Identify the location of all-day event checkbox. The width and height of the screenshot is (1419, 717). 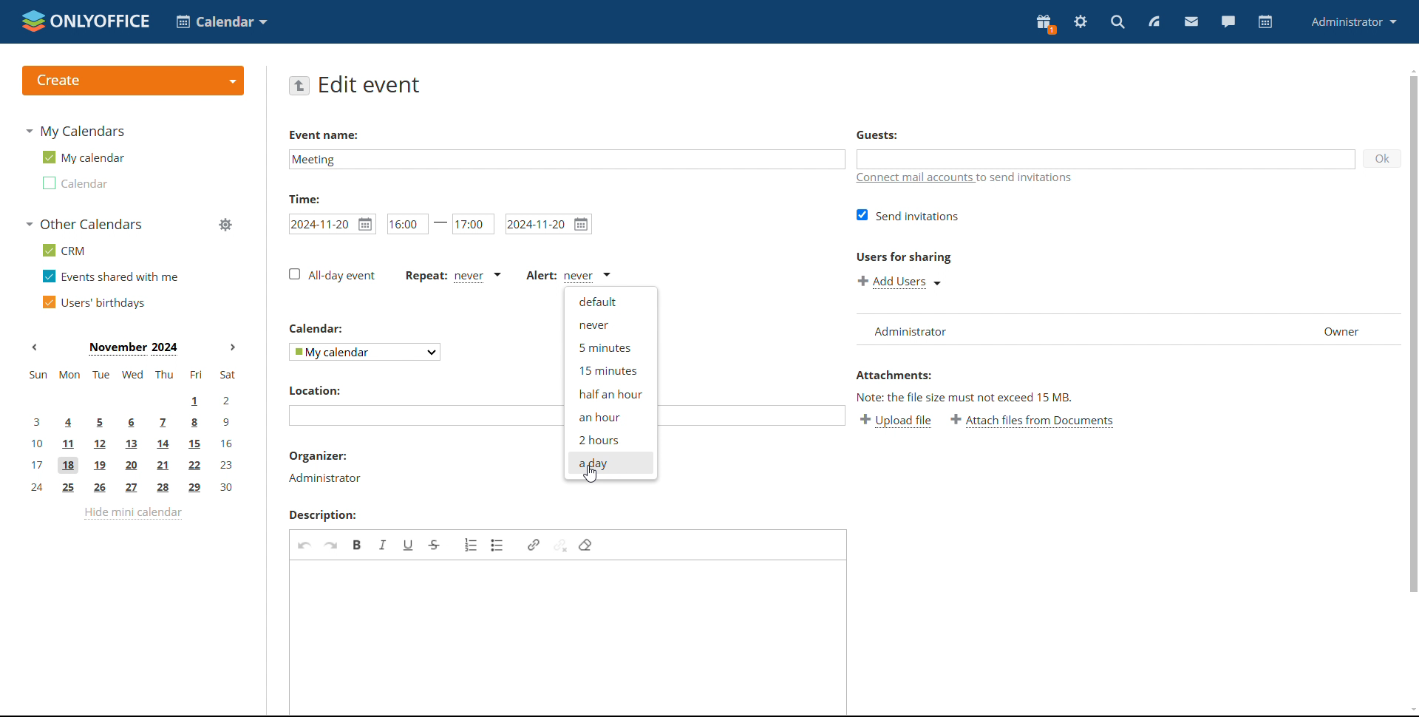
(333, 275).